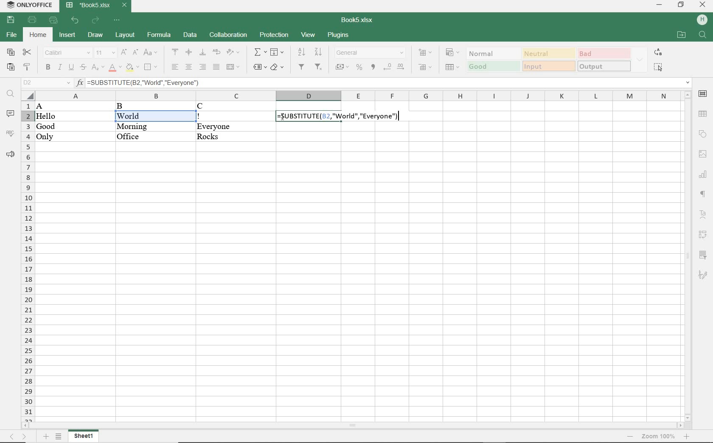  I want to click on remove filter, so click(319, 68).